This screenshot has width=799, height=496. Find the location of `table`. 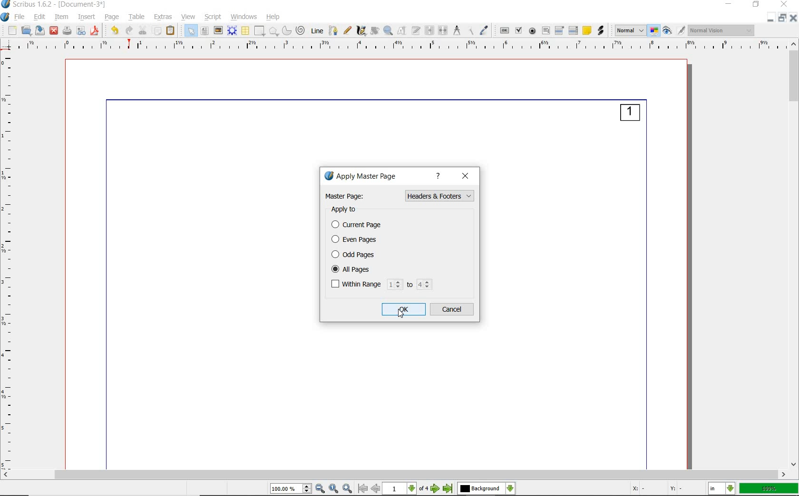

table is located at coordinates (136, 17).